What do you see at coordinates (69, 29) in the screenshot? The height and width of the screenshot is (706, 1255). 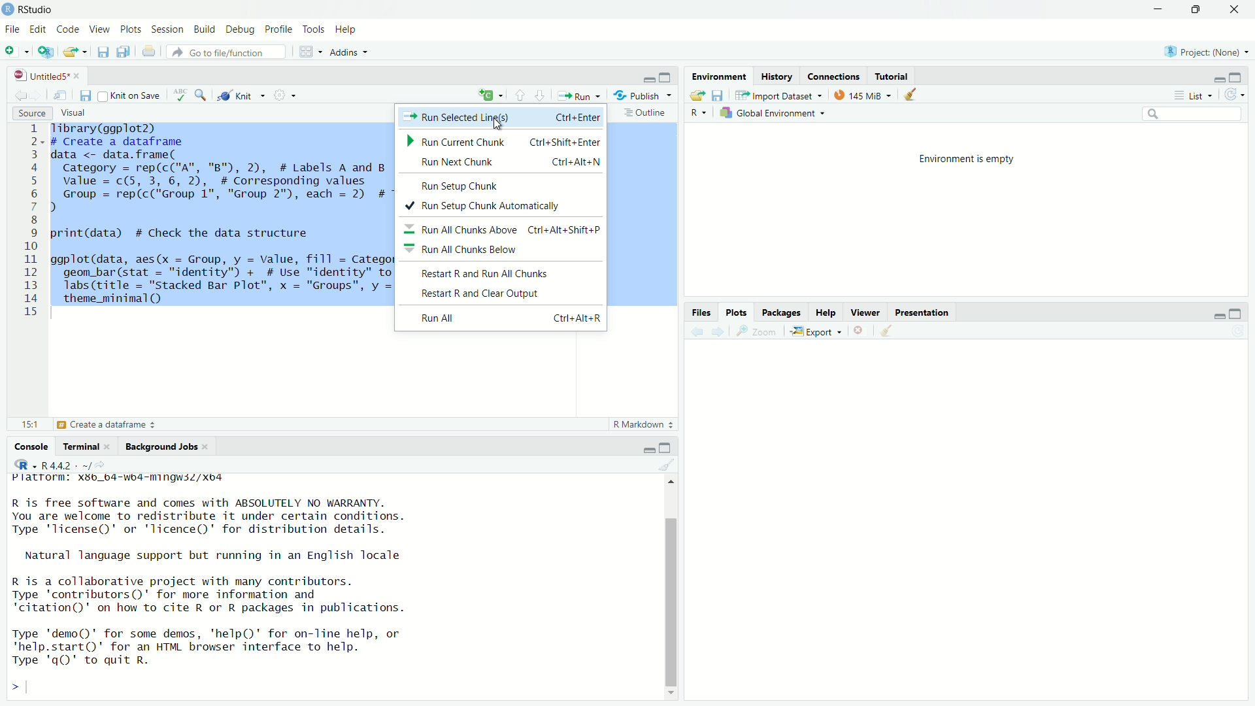 I see `Code` at bounding box center [69, 29].